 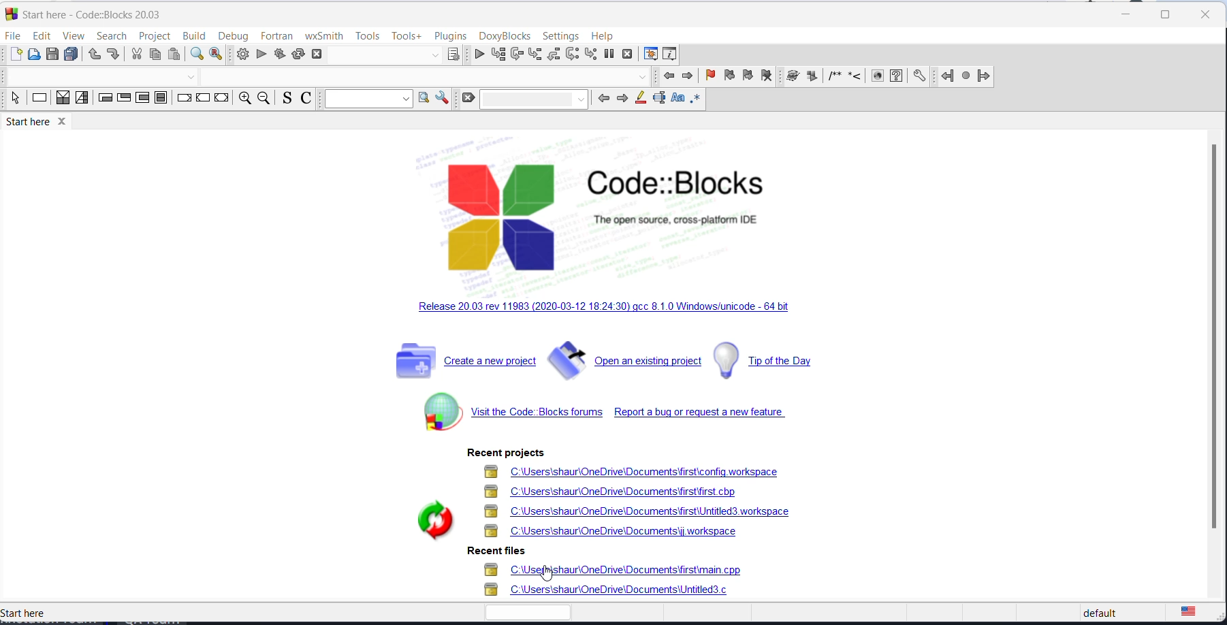 I want to click on match case, so click(x=678, y=99).